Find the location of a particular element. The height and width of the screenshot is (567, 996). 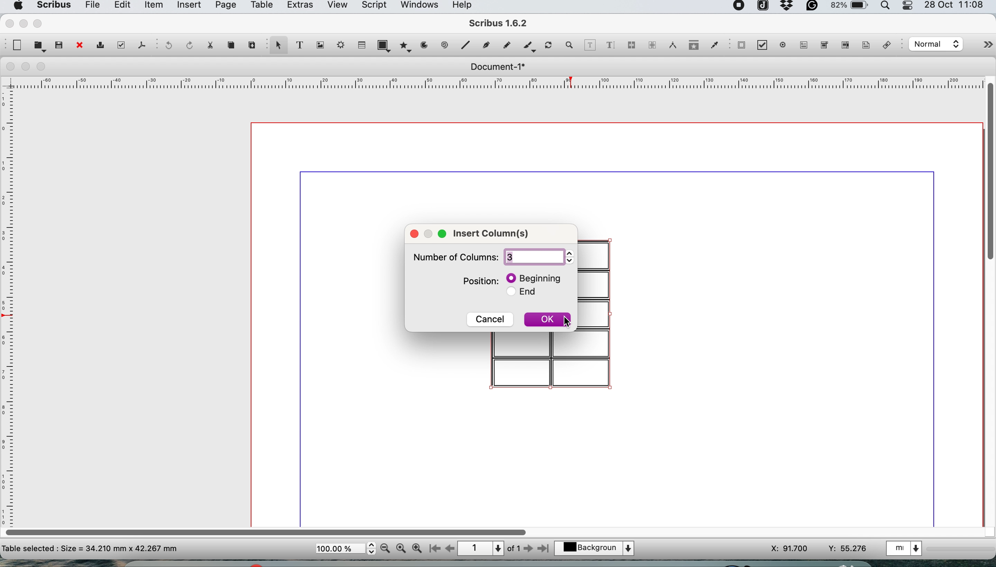

xy coordinates is located at coordinates (819, 549).